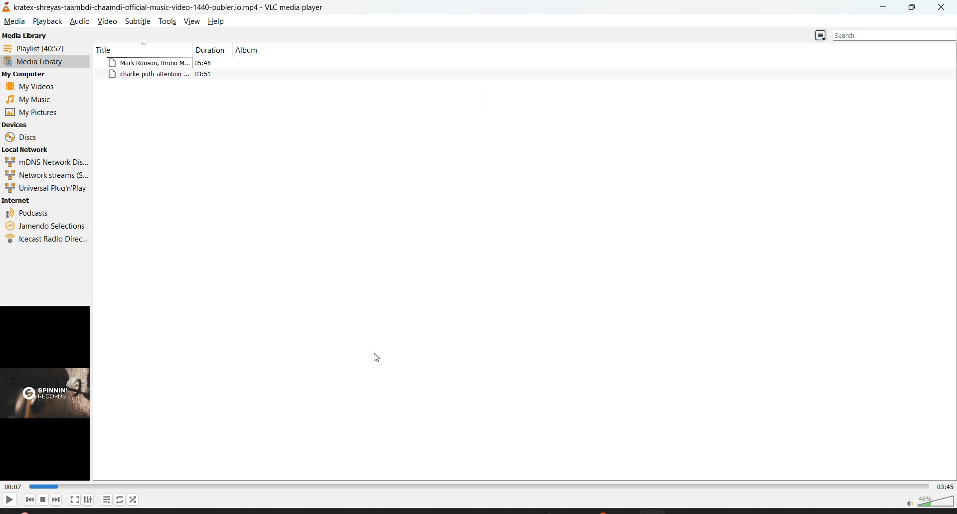  What do you see at coordinates (28, 75) in the screenshot?
I see `my computer` at bounding box center [28, 75].